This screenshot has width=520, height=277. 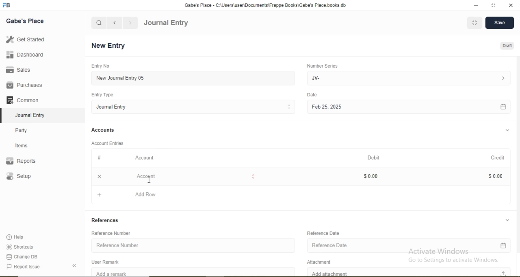 What do you see at coordinates (322, 261) in the screenshot?
I see `Attachment` at bounding box center [322, 261].